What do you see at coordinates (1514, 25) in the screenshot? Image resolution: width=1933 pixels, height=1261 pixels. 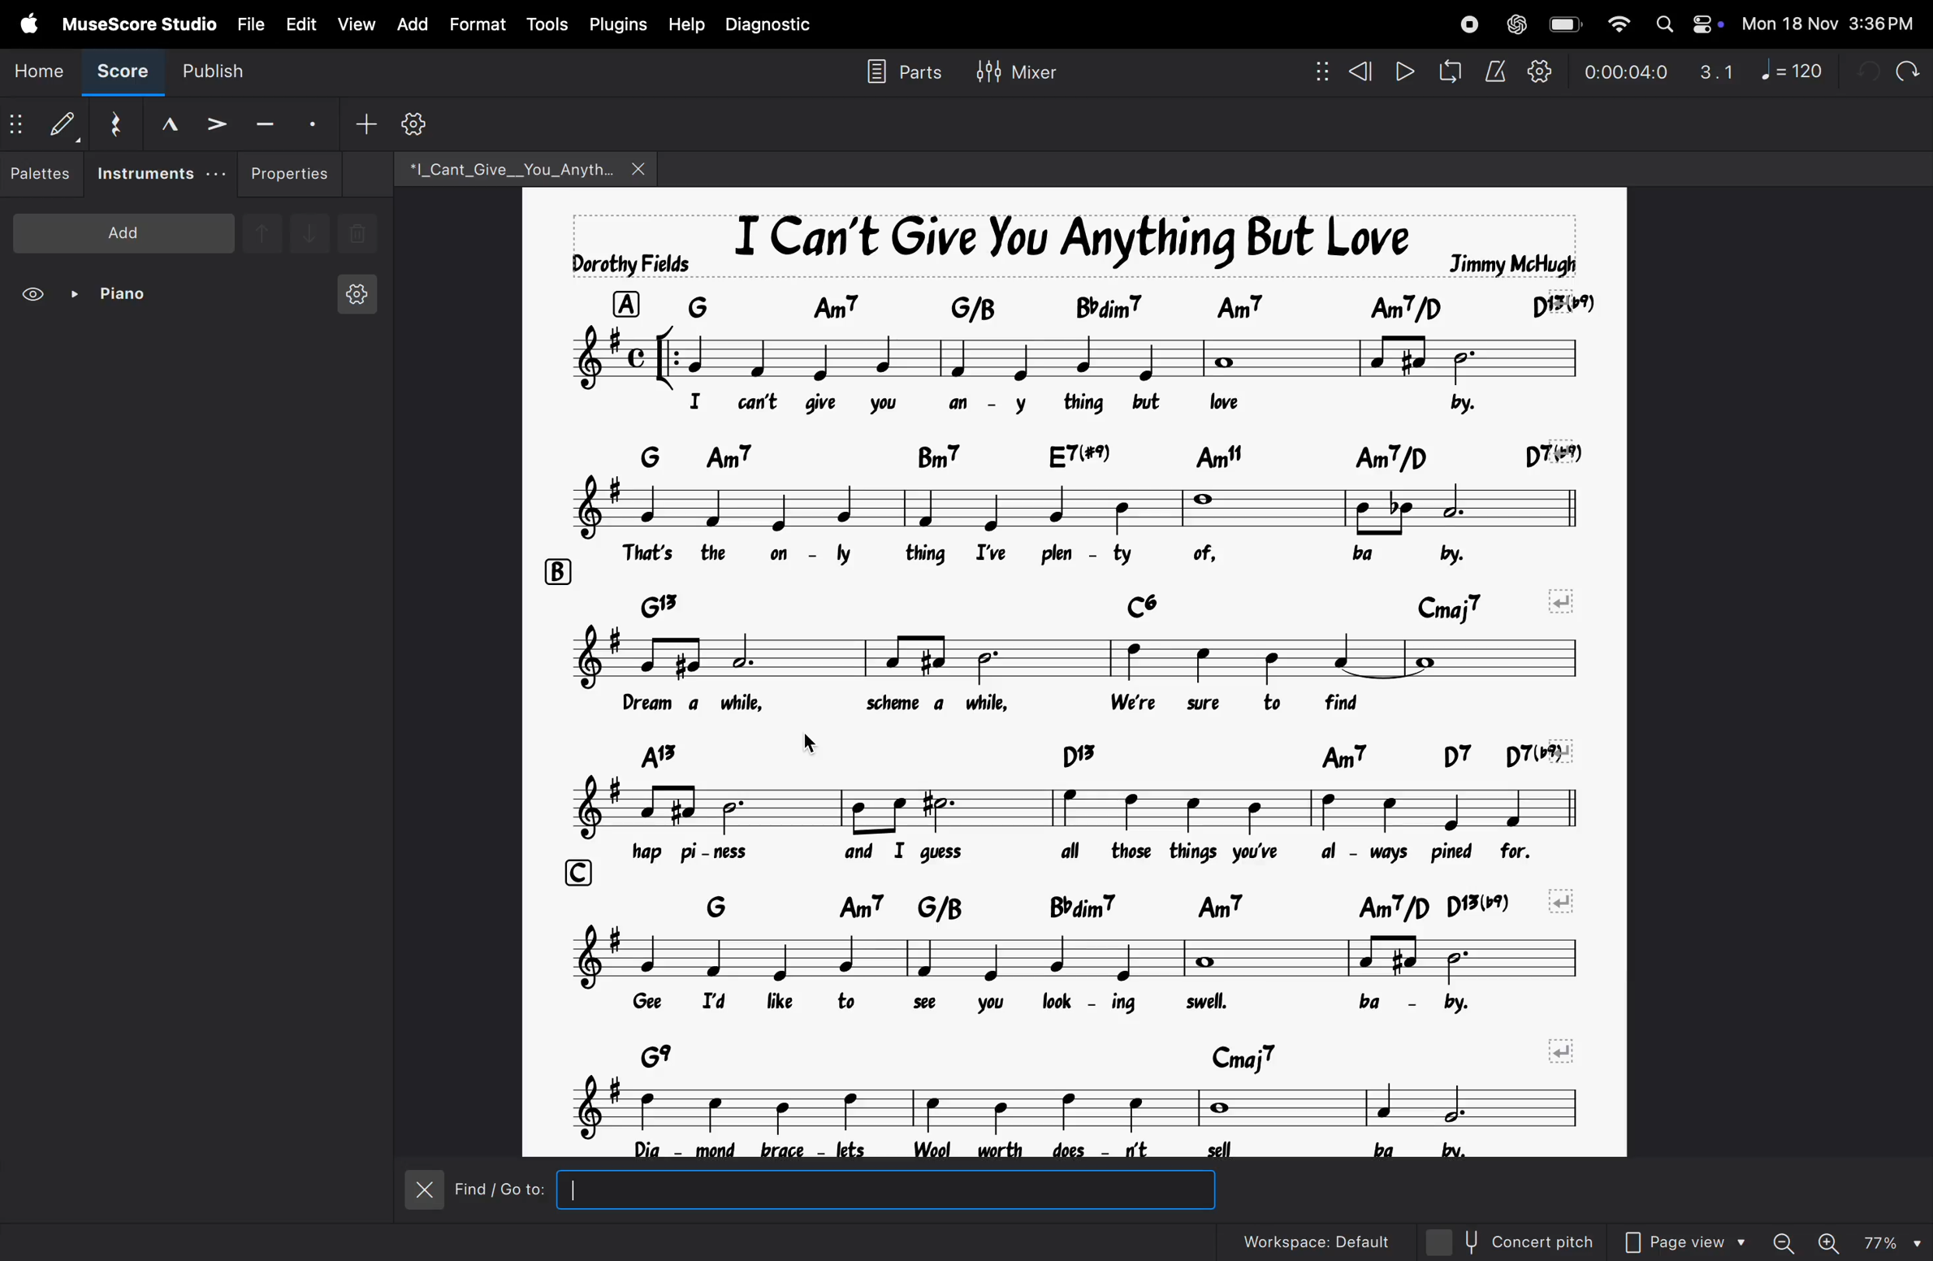 I see `chatgpt` at bounding box center [1514, 25].